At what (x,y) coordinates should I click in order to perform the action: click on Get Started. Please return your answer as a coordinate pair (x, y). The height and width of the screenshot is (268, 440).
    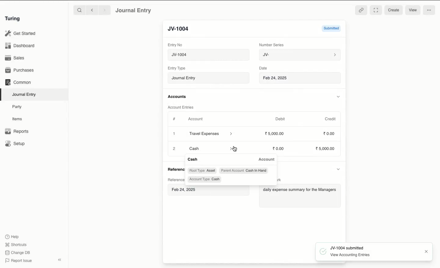
    Looking at the image, I should click on (21, 34).